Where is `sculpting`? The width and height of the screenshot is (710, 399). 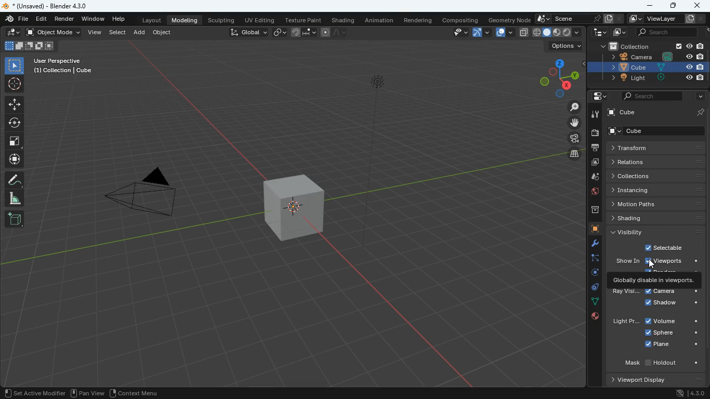 sculpting is located at coordinates (221, 20).